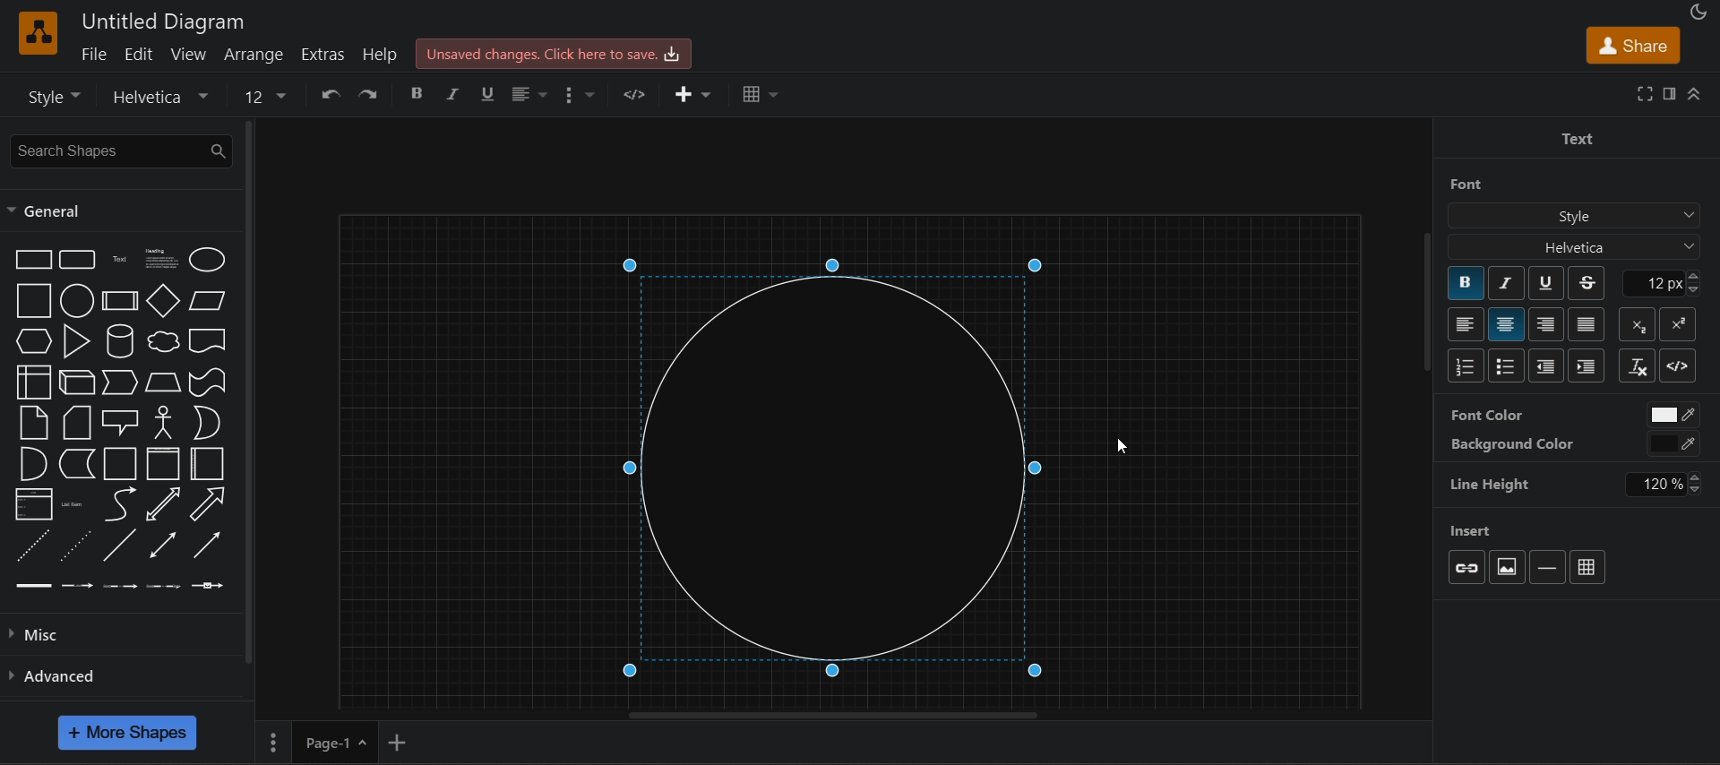 The width and height of the screenshot is (1720, 765). I want to click on style, so click(1572, 215).